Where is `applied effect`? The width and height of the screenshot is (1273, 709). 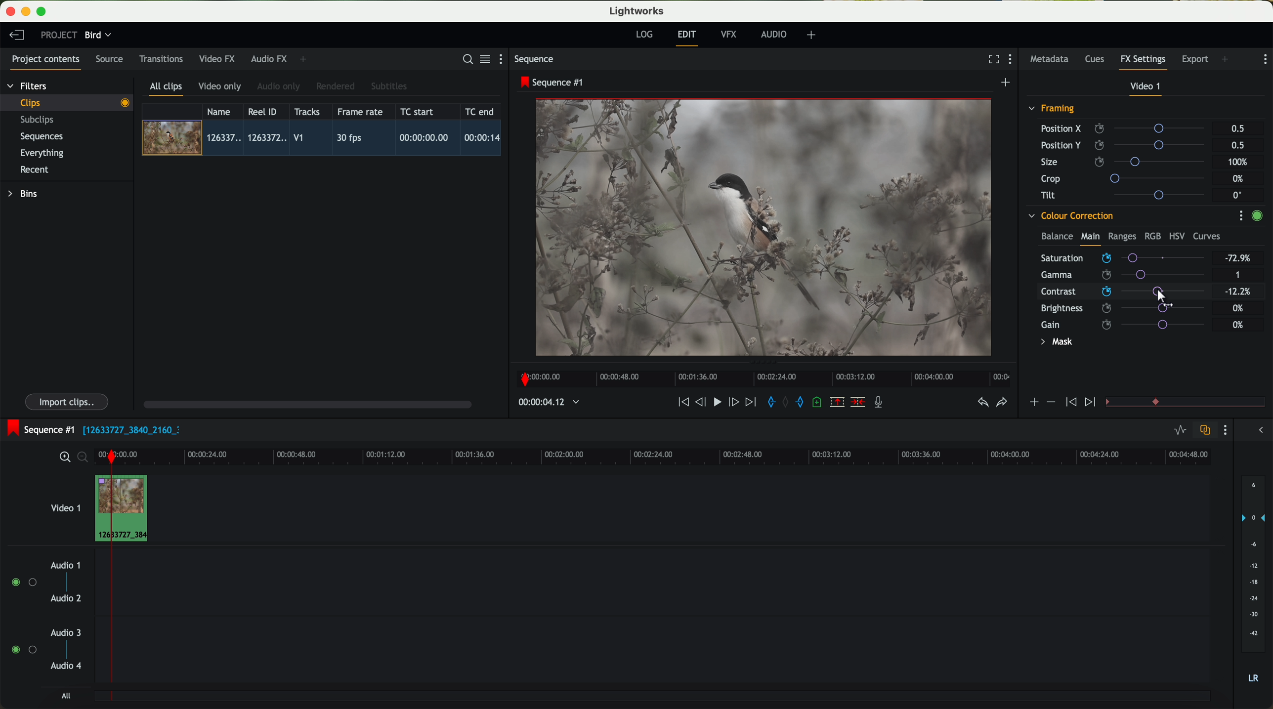
applied effect is located at coordinates (765, 227).